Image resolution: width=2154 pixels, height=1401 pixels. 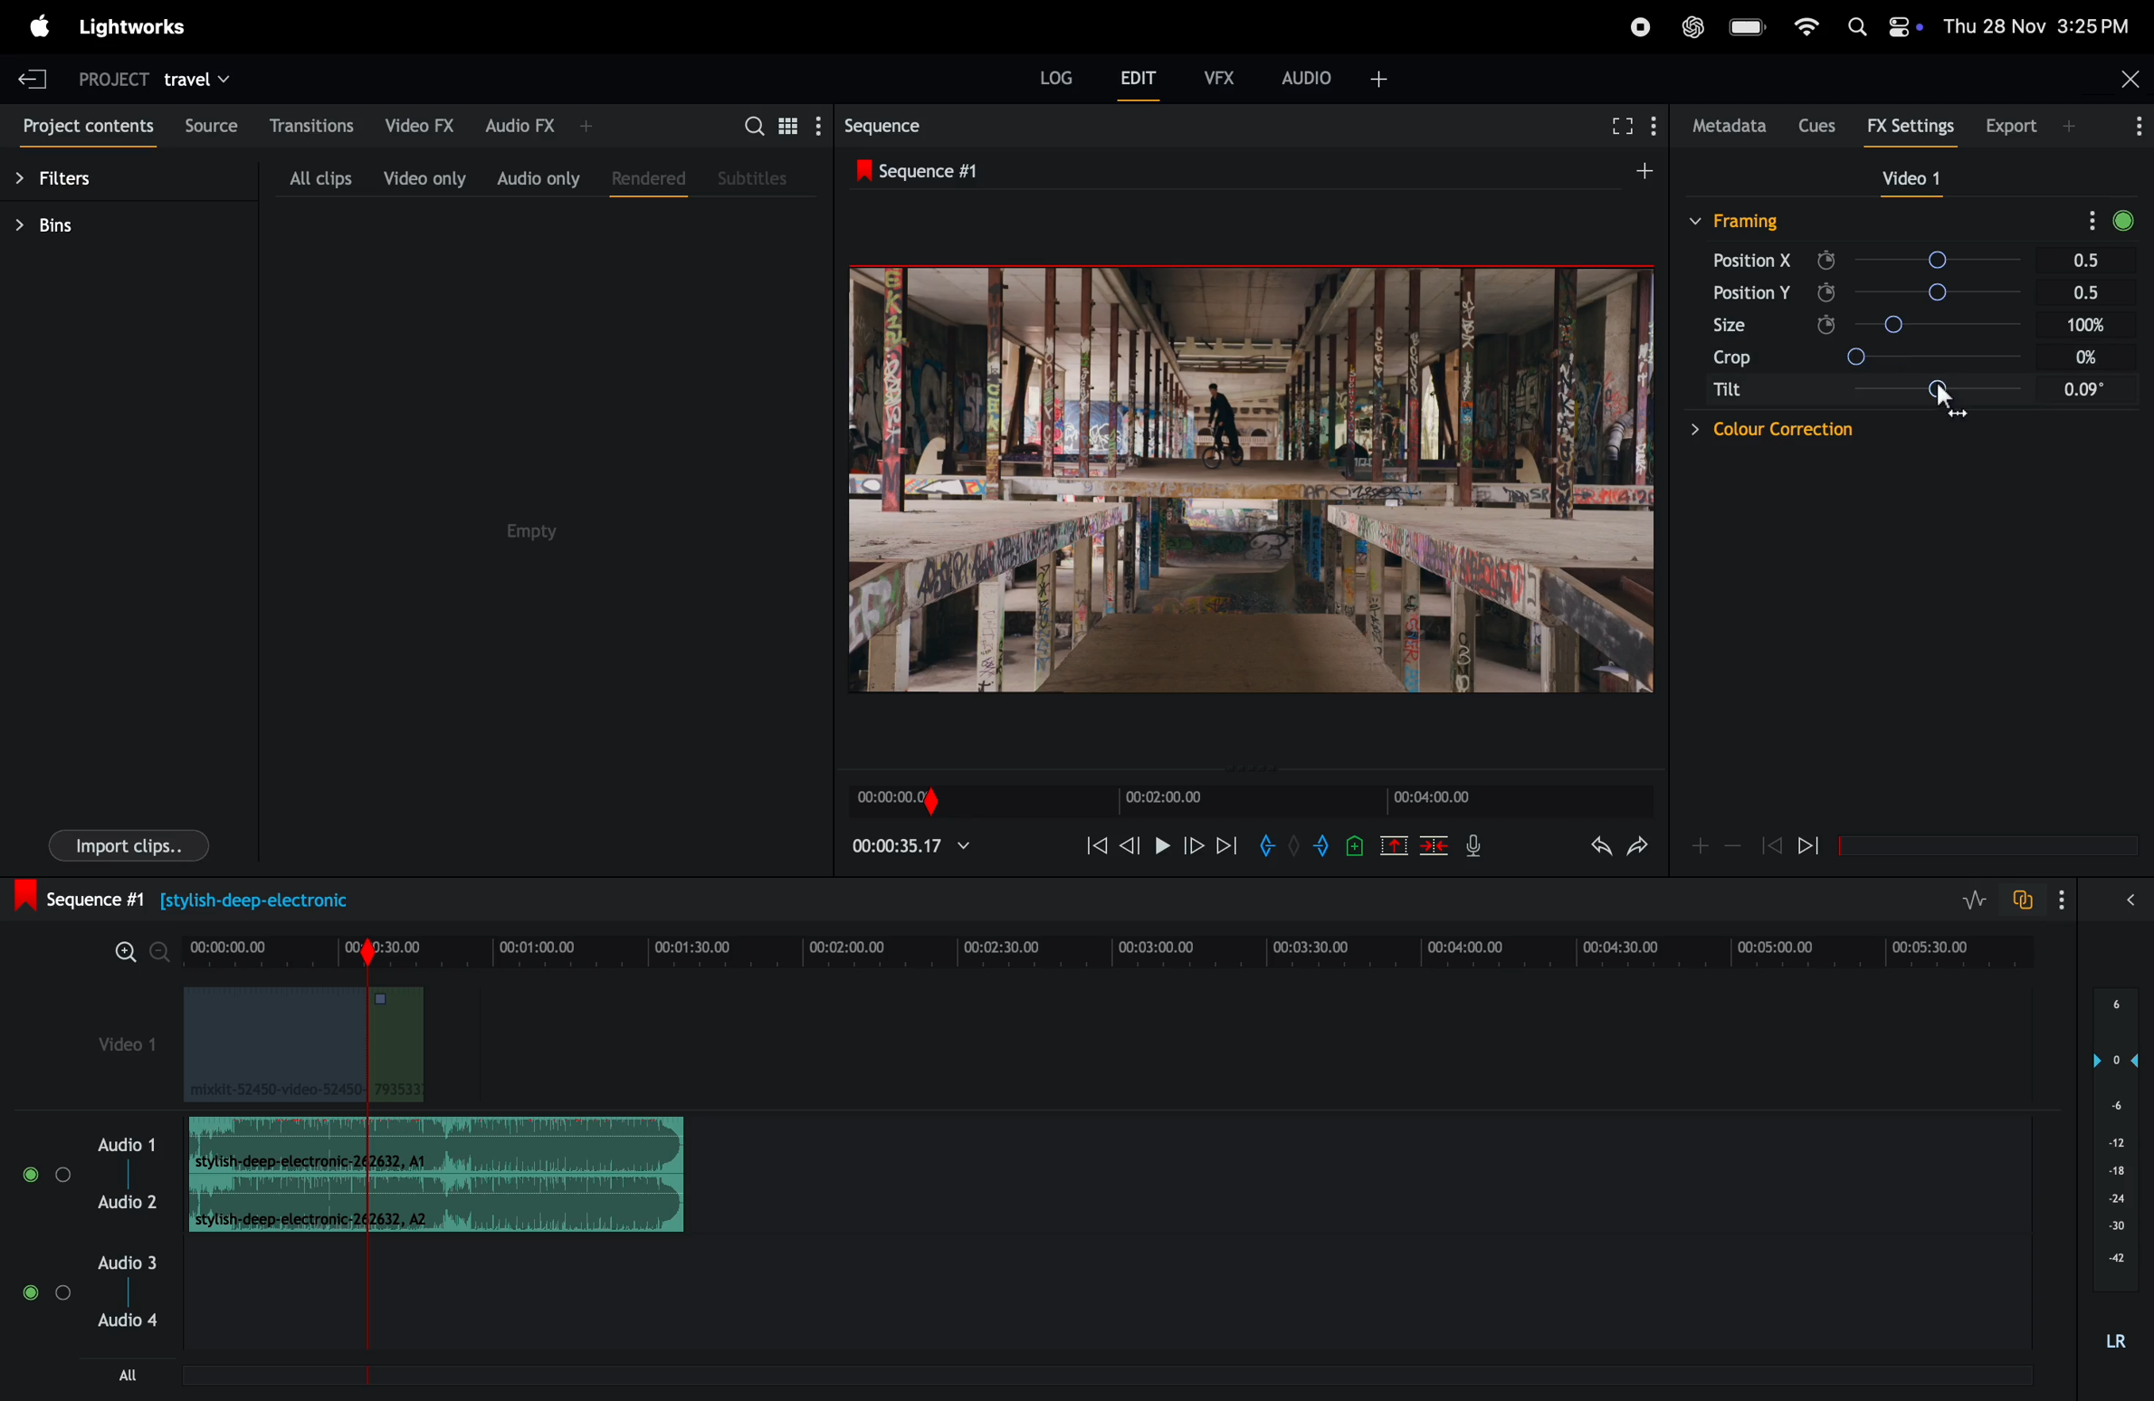 I want to click on chatgpt, so click(x=1692, y=27).